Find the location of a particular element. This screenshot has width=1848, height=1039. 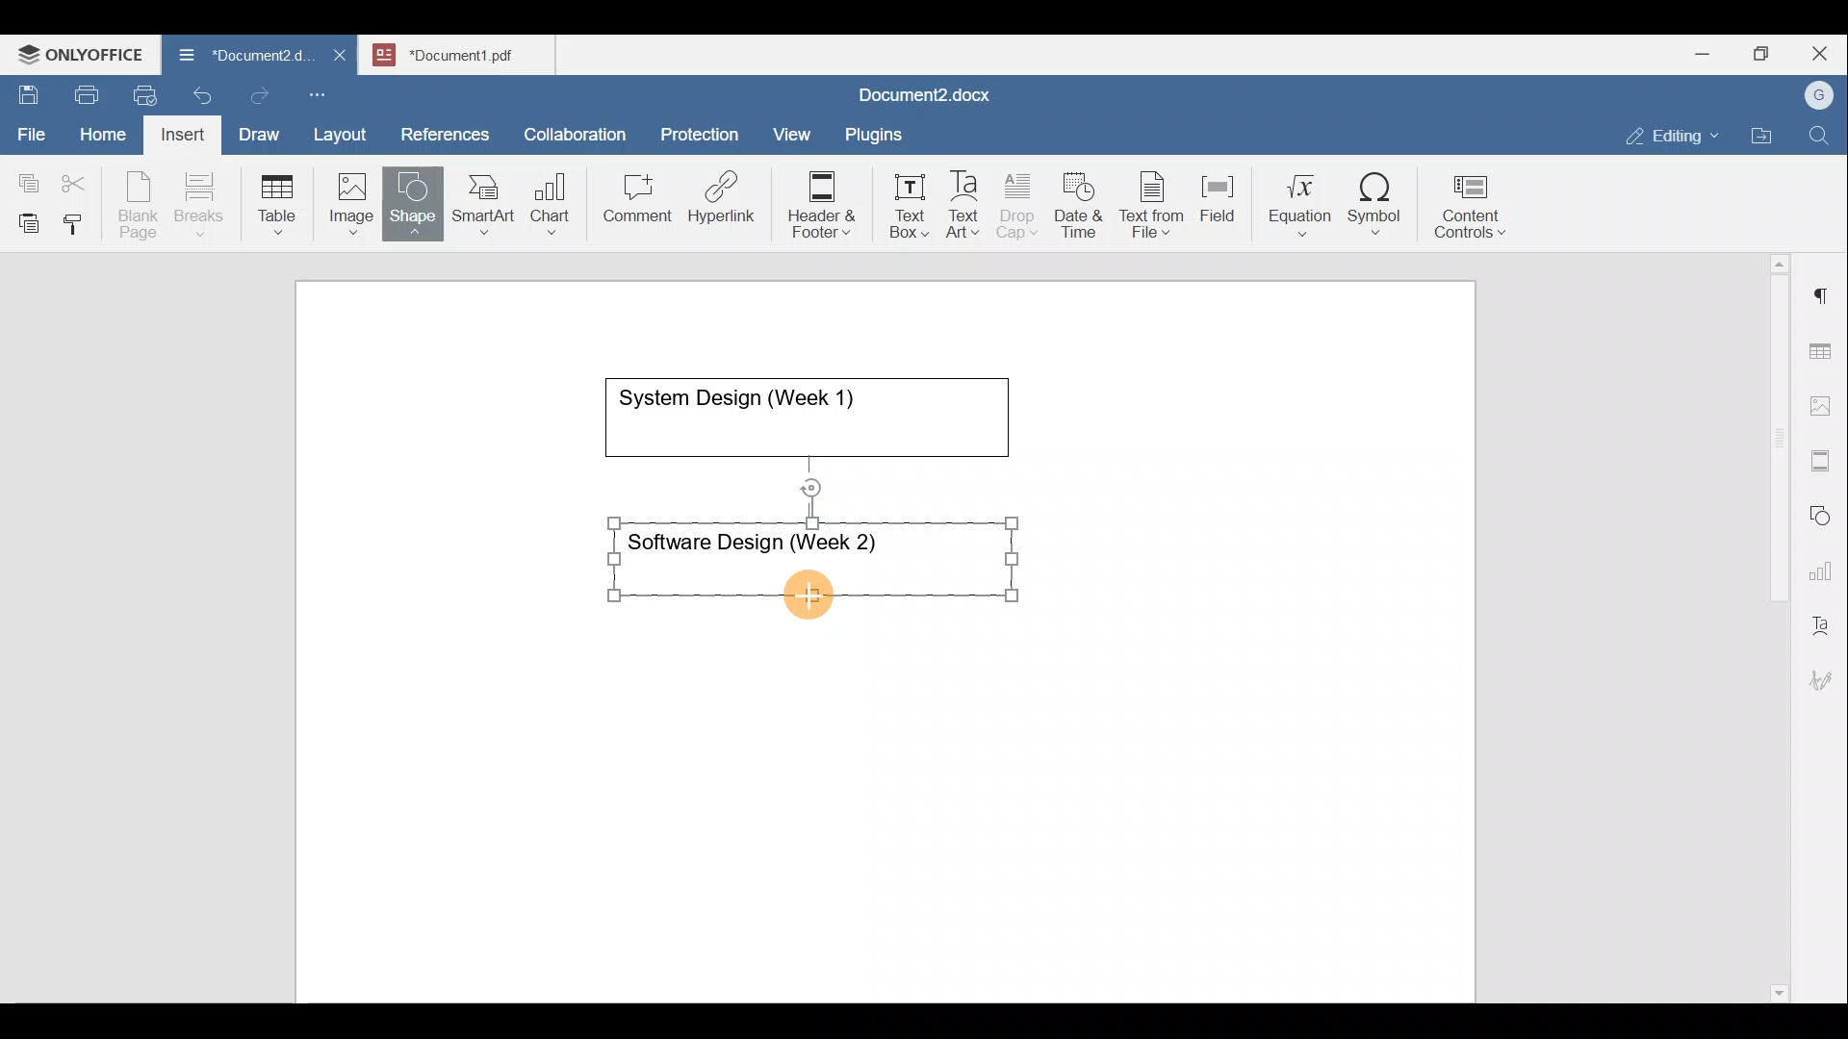

Field is located at coordinates (1218, 195).